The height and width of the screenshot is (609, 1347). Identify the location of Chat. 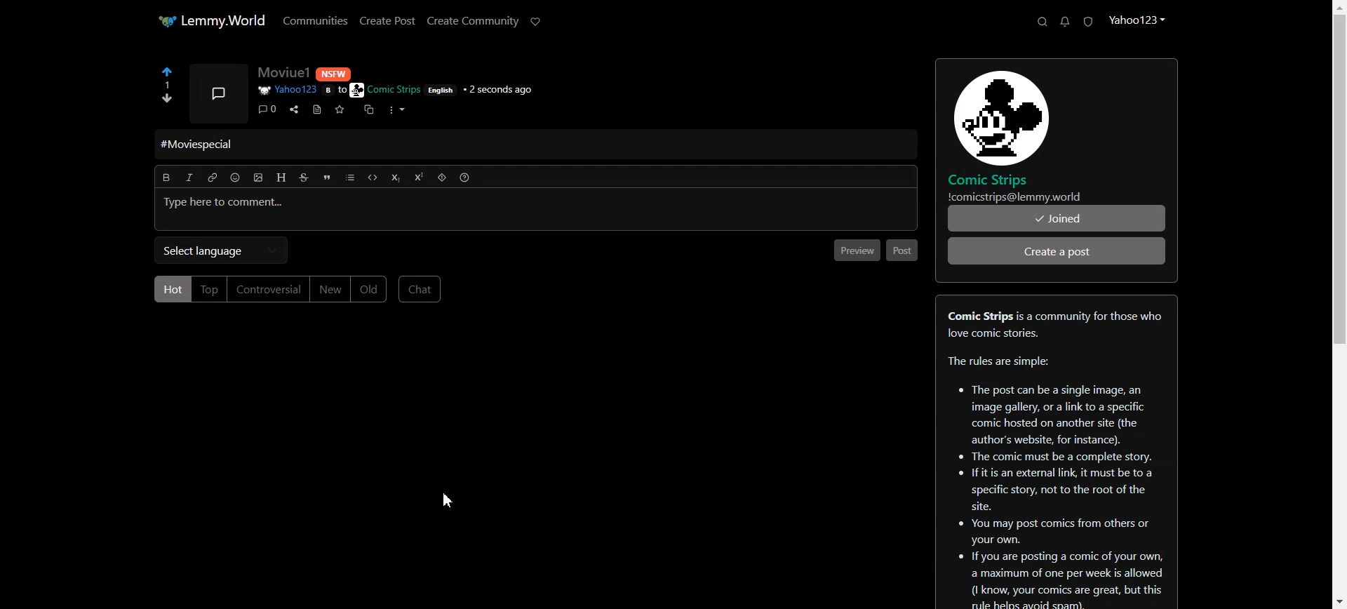
(422, 289).